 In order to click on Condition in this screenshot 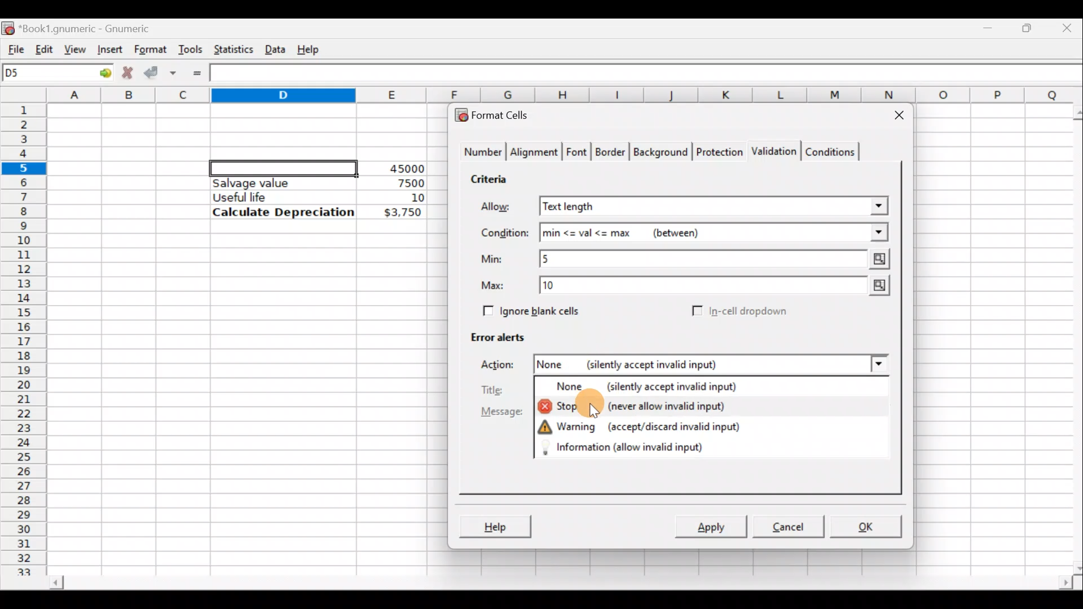, I will do `click(504, 233)`.